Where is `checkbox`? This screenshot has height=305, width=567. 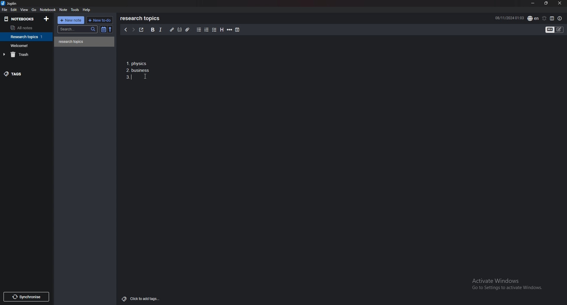 checkbox is located at coordinates (214, 30).